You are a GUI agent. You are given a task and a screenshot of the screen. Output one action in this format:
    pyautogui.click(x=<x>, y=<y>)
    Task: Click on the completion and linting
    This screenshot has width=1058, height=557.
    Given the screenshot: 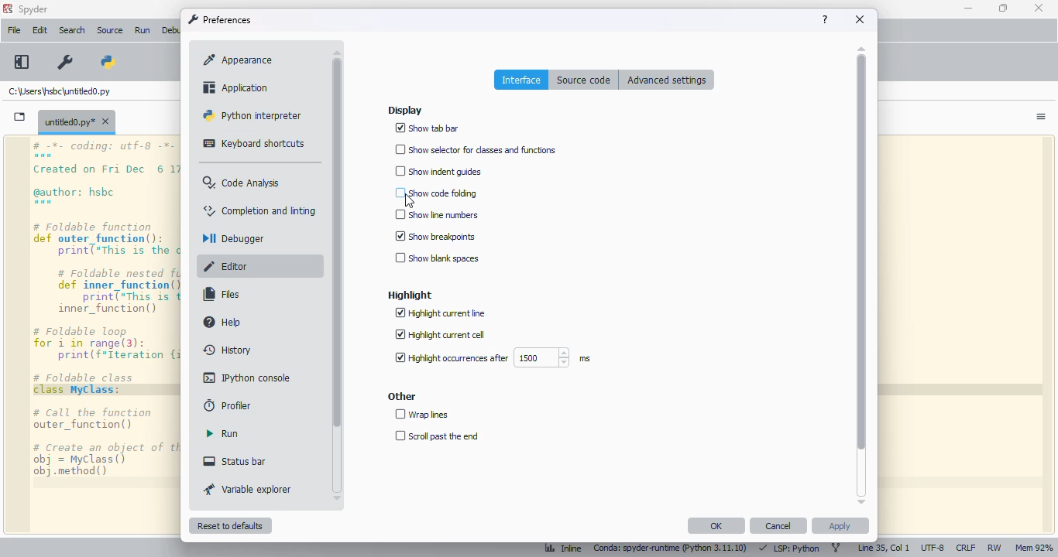 What is the action you would take?
    pyautogui.click(x=258, y=210)
    